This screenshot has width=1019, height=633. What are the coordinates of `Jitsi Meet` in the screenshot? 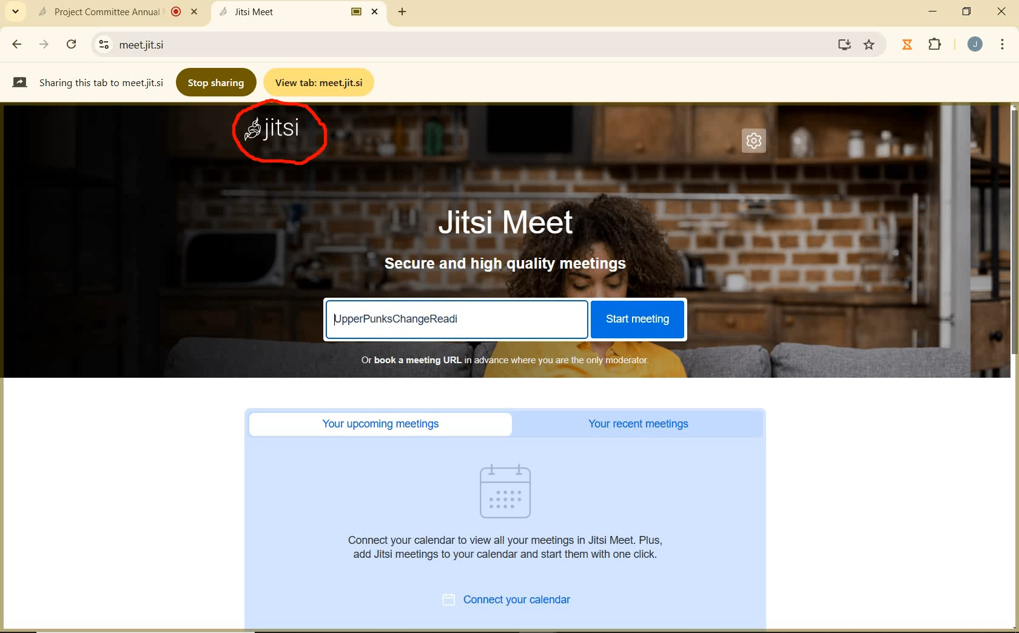 It's located at (301, 12).